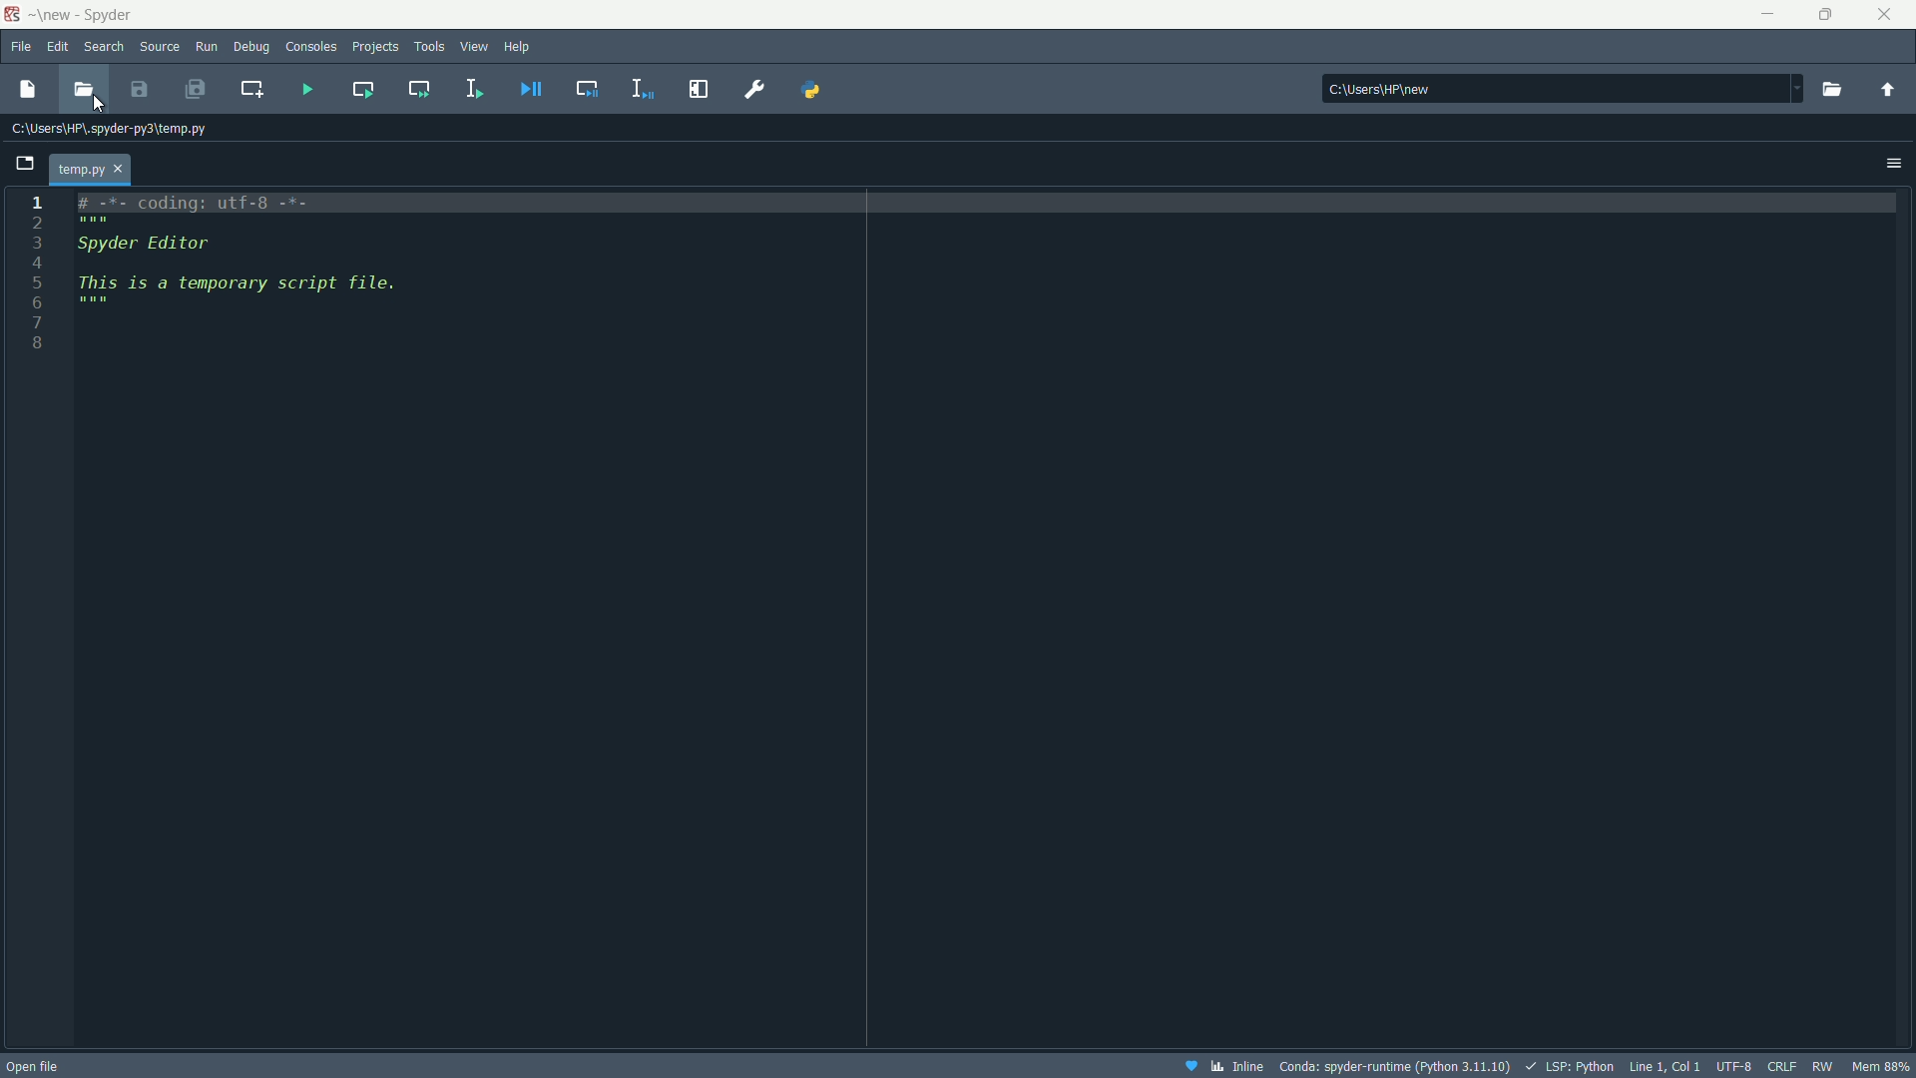 The width and height of the screenshot is (1916, 1078). Describe the element at coordinates (138, 88) in the screenshot. I see `Save file` at that location.